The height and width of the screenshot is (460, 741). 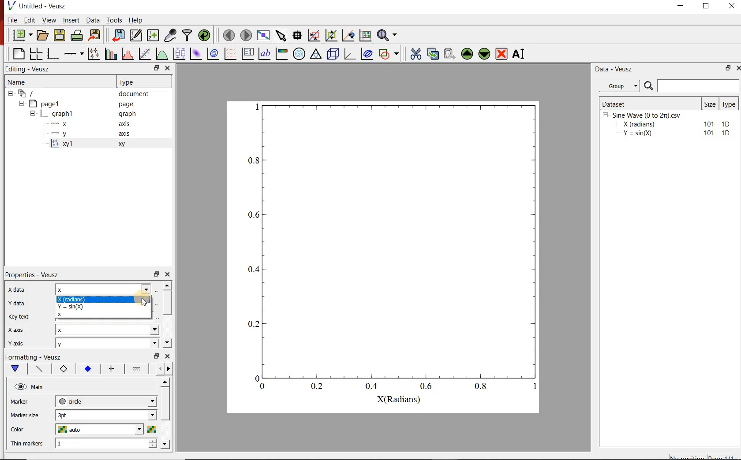 I want to click on Search, so click(x=692, y=86).